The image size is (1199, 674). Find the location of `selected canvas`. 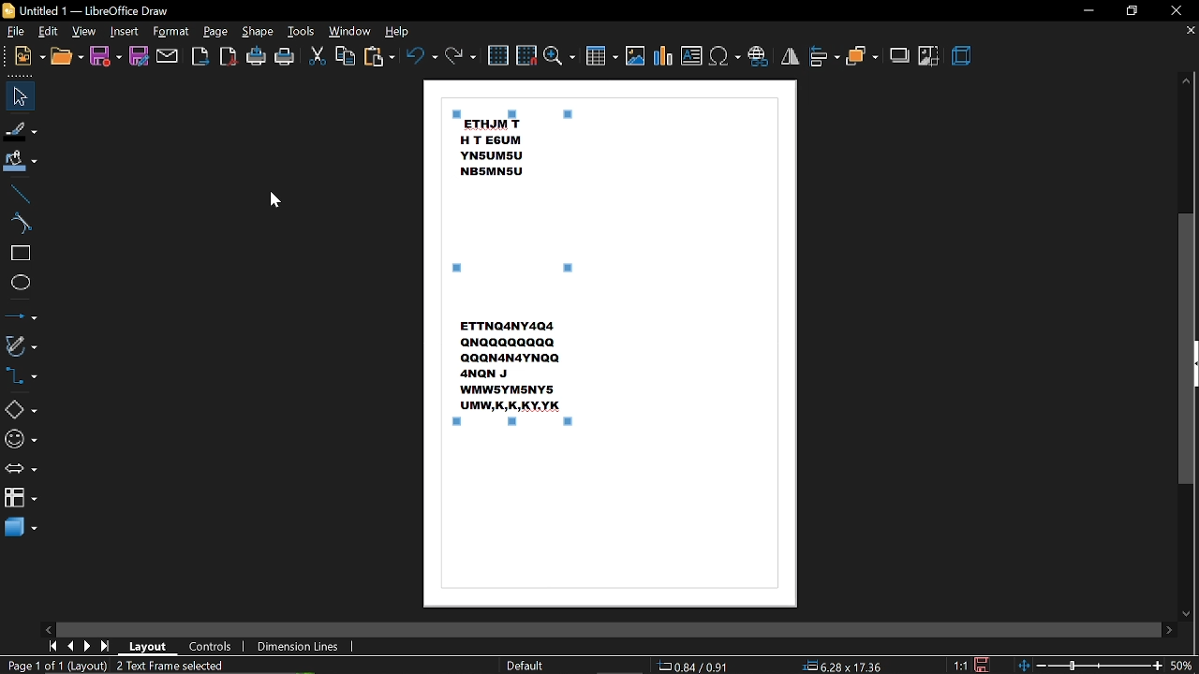

selected canvas is located at coordinates (583, 272).